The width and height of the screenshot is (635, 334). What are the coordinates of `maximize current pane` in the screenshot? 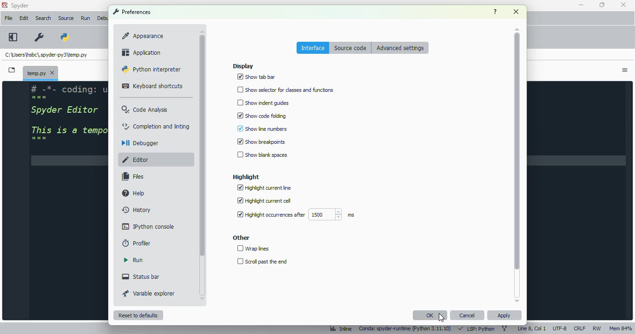 It's located at (13, 37).